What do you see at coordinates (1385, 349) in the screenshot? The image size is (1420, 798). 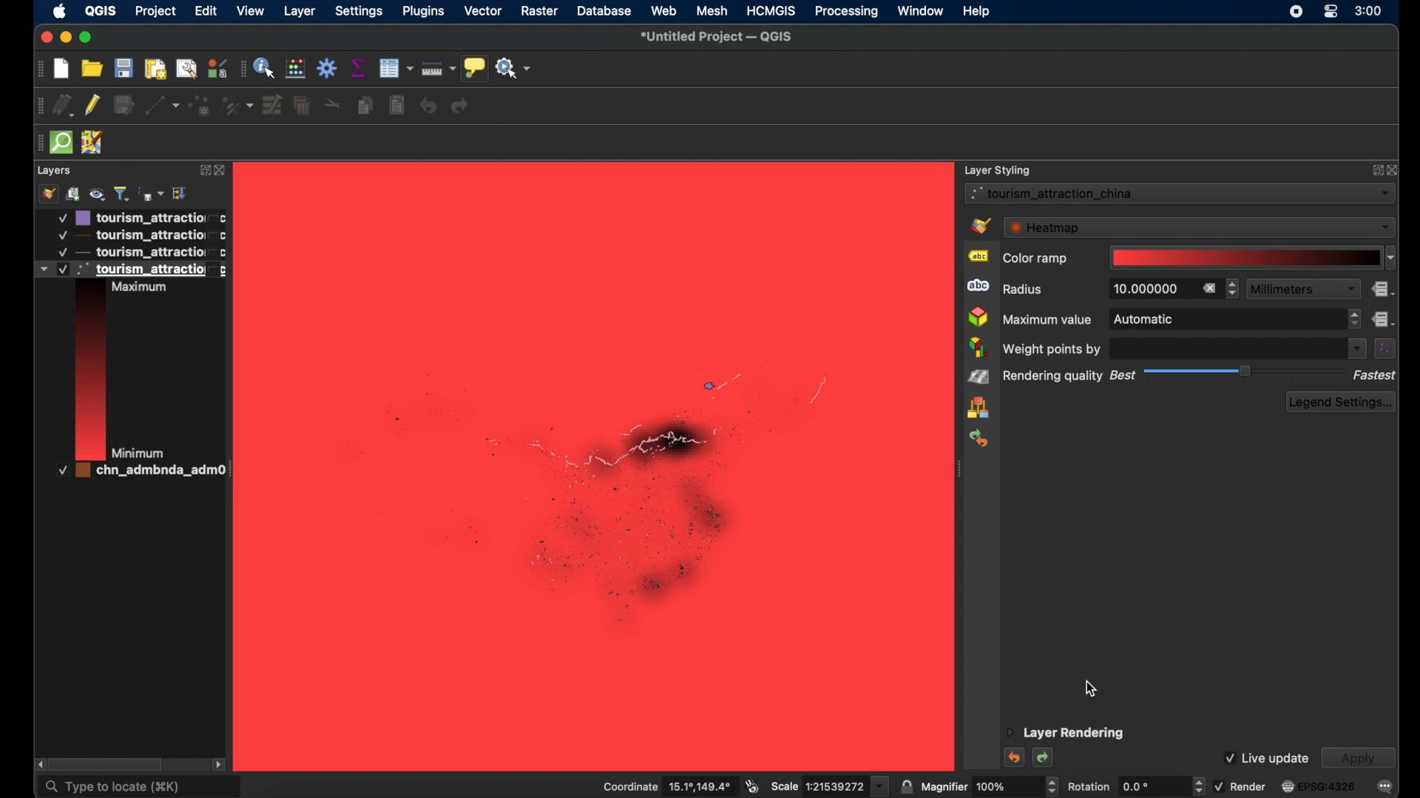 I see `expression builder` at bounding box center [1385, 349].